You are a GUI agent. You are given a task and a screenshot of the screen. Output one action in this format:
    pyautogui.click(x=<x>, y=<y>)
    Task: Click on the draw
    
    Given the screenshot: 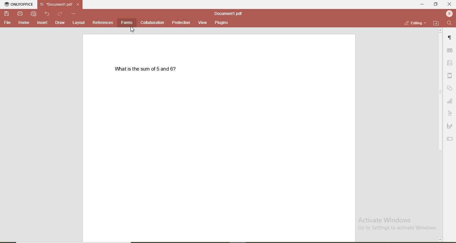 What is the action you would take?
    pyautogui.click(x=59, y=23)
    